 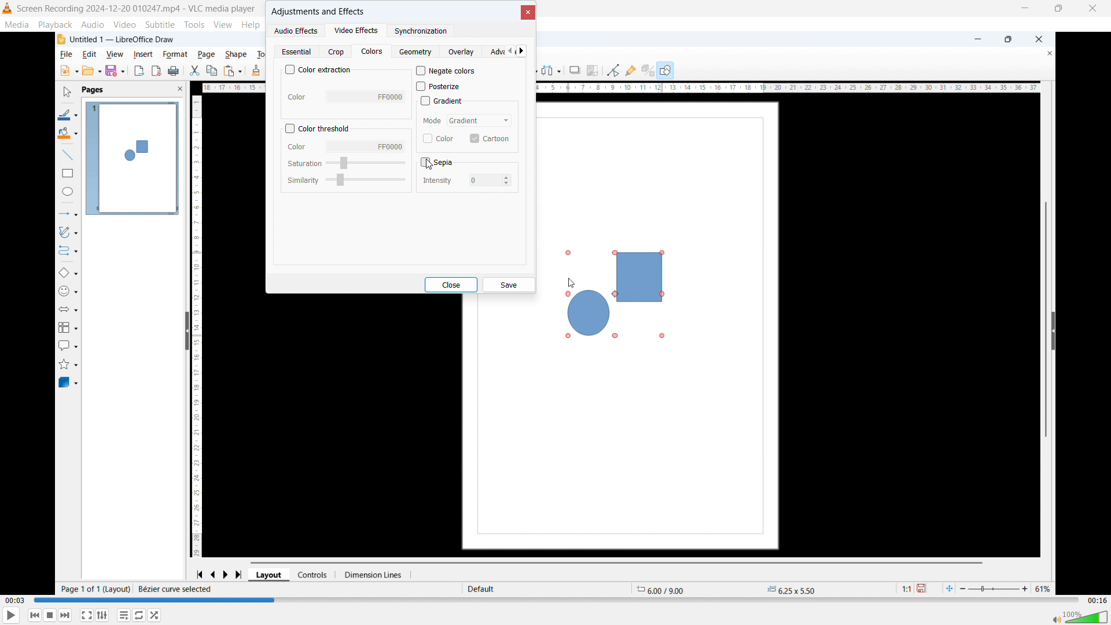 I want to click on Save , so click(x=509, y=285).